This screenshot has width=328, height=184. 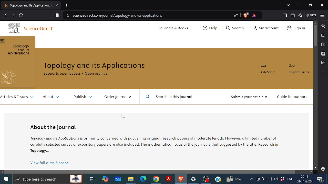 What do you see at coordinates (249, 97) in the screenshot?
I see `Submit your article` at bounding box center [249, 97].